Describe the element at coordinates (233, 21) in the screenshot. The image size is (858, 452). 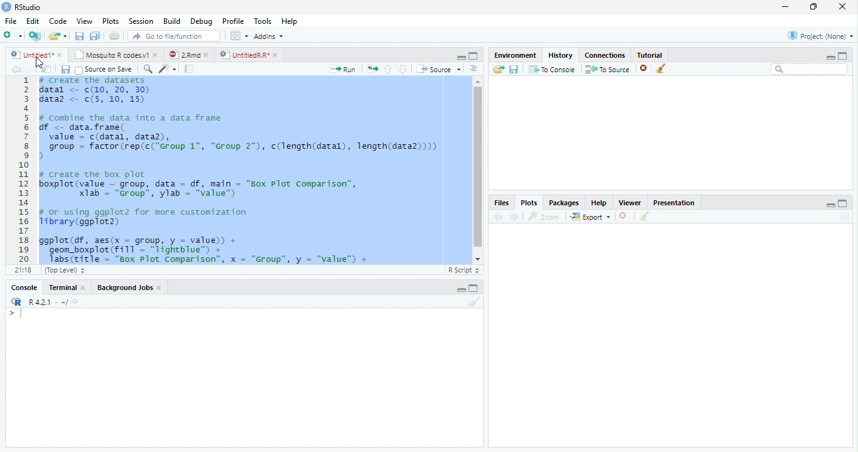
I see `Profile` at that location.